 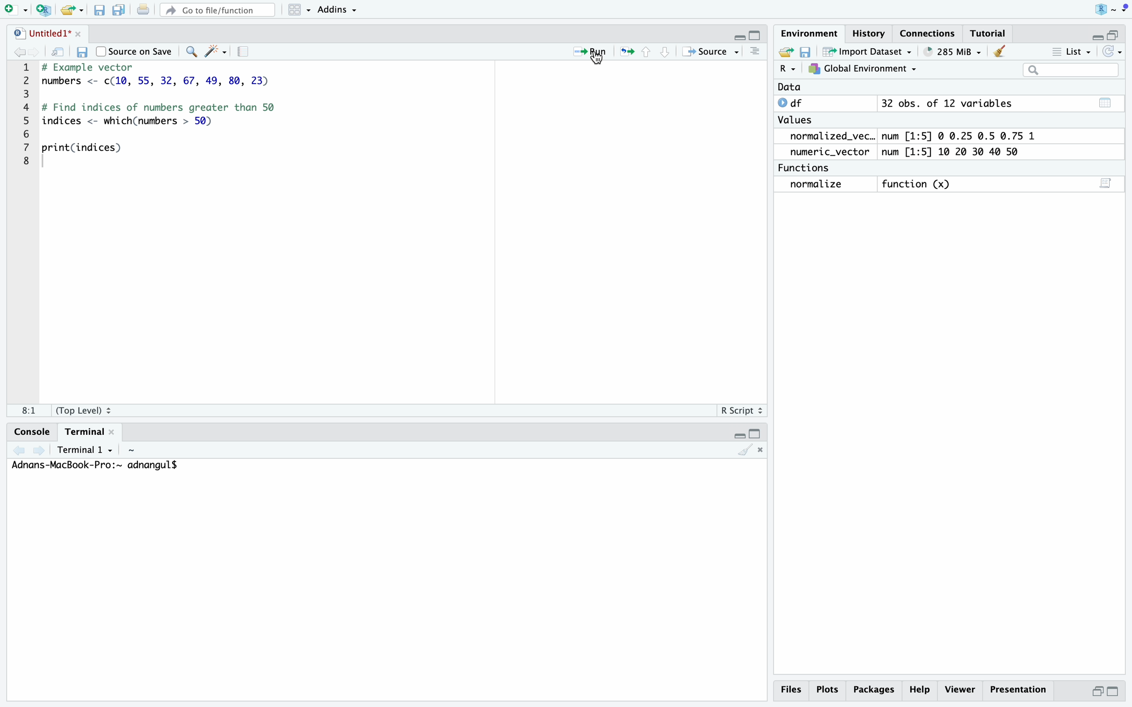 I want to click on Values, so click(x=798, y=121).